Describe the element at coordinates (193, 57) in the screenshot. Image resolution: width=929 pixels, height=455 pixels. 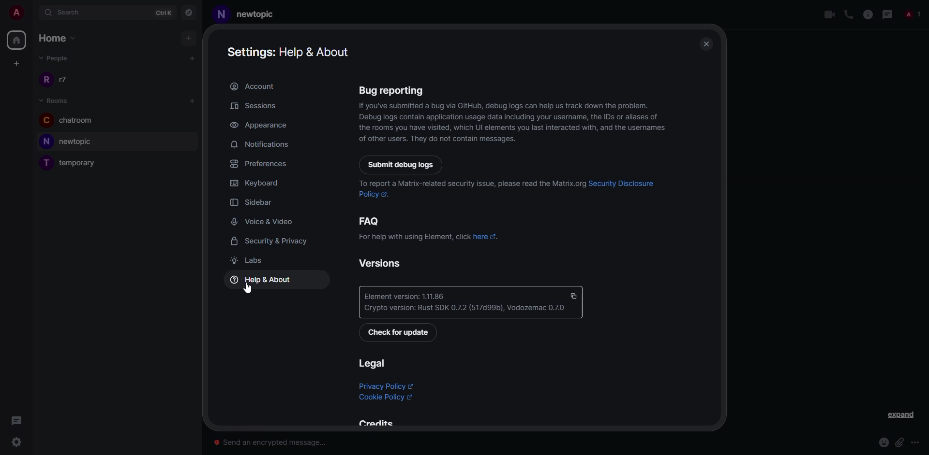
I see `add` at that location.